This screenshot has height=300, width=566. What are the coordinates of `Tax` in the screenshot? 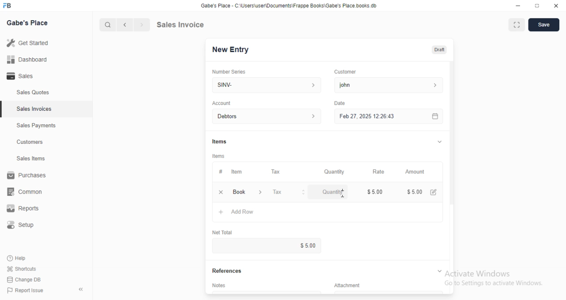 It's located at (290, 192).